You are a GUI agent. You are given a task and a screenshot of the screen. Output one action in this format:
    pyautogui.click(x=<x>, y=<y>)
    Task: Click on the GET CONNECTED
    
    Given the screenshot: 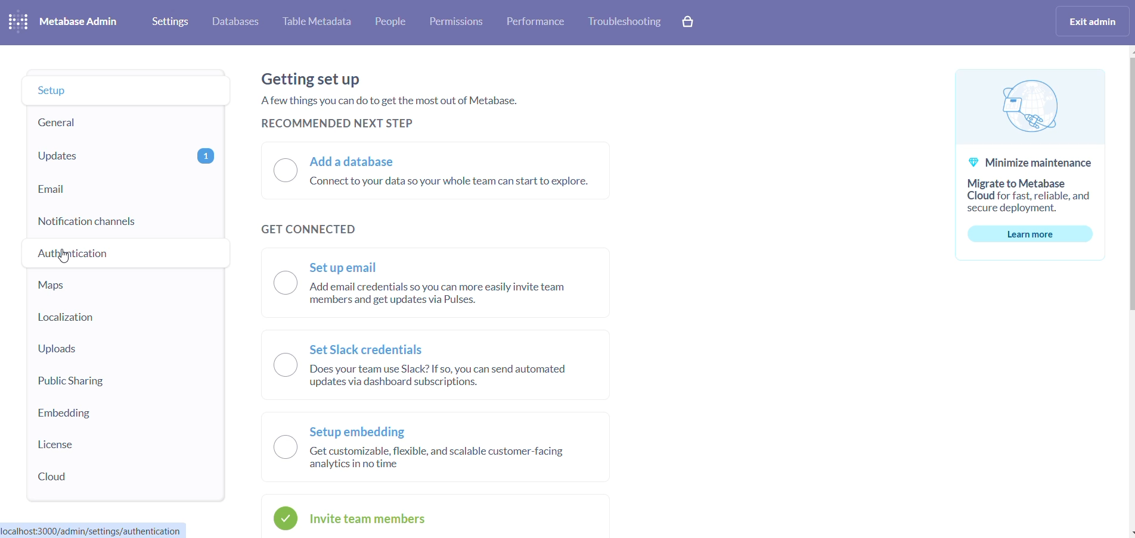 What is the action you would take?
    pyautogui.click(x=311, y=229)
    